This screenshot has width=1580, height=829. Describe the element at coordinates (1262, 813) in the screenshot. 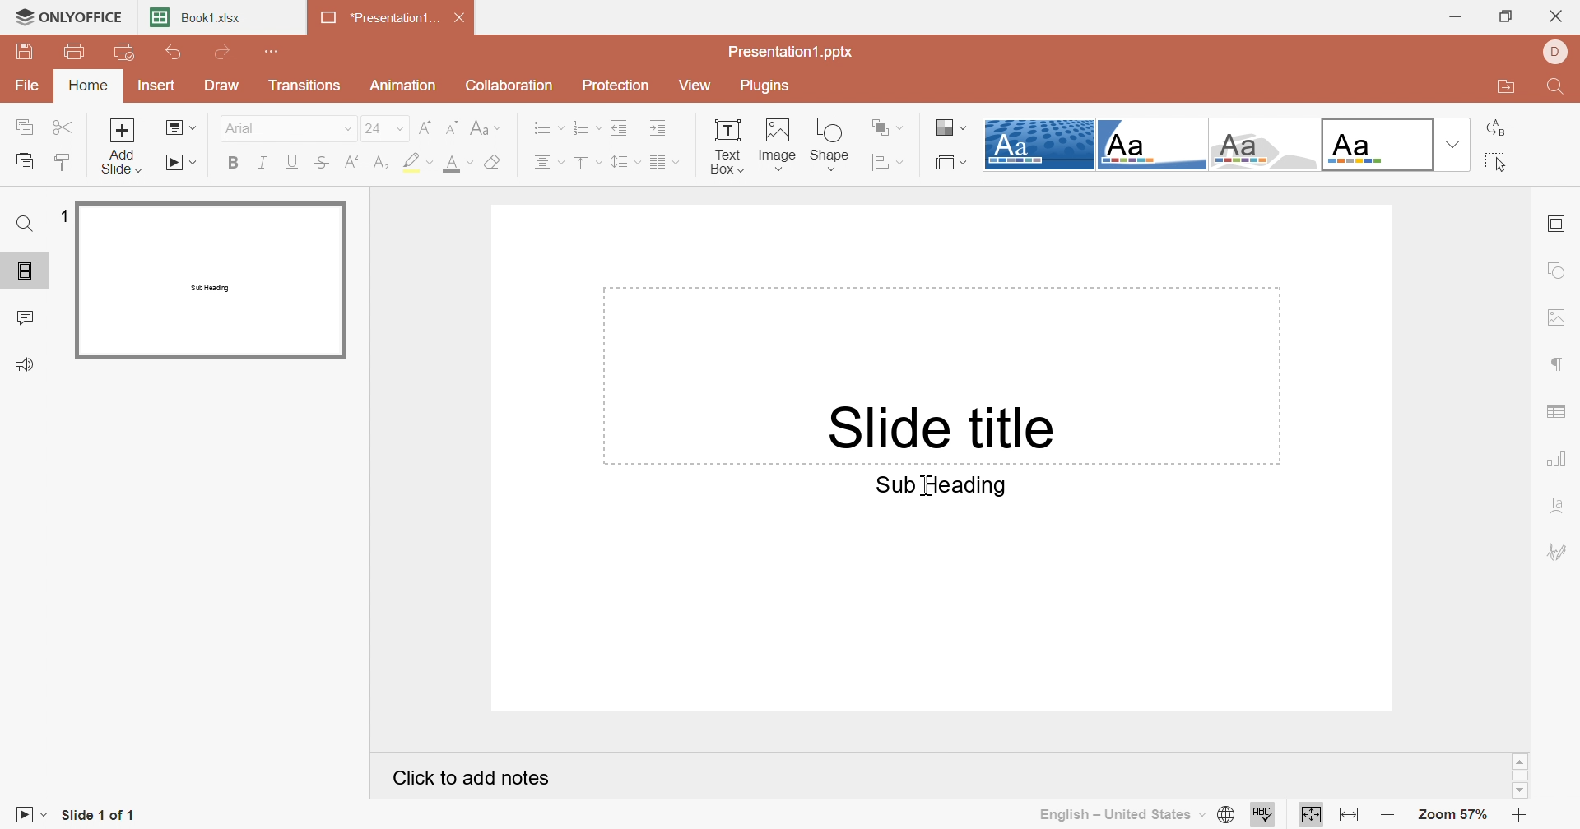

I see `Check spelling` at that location.